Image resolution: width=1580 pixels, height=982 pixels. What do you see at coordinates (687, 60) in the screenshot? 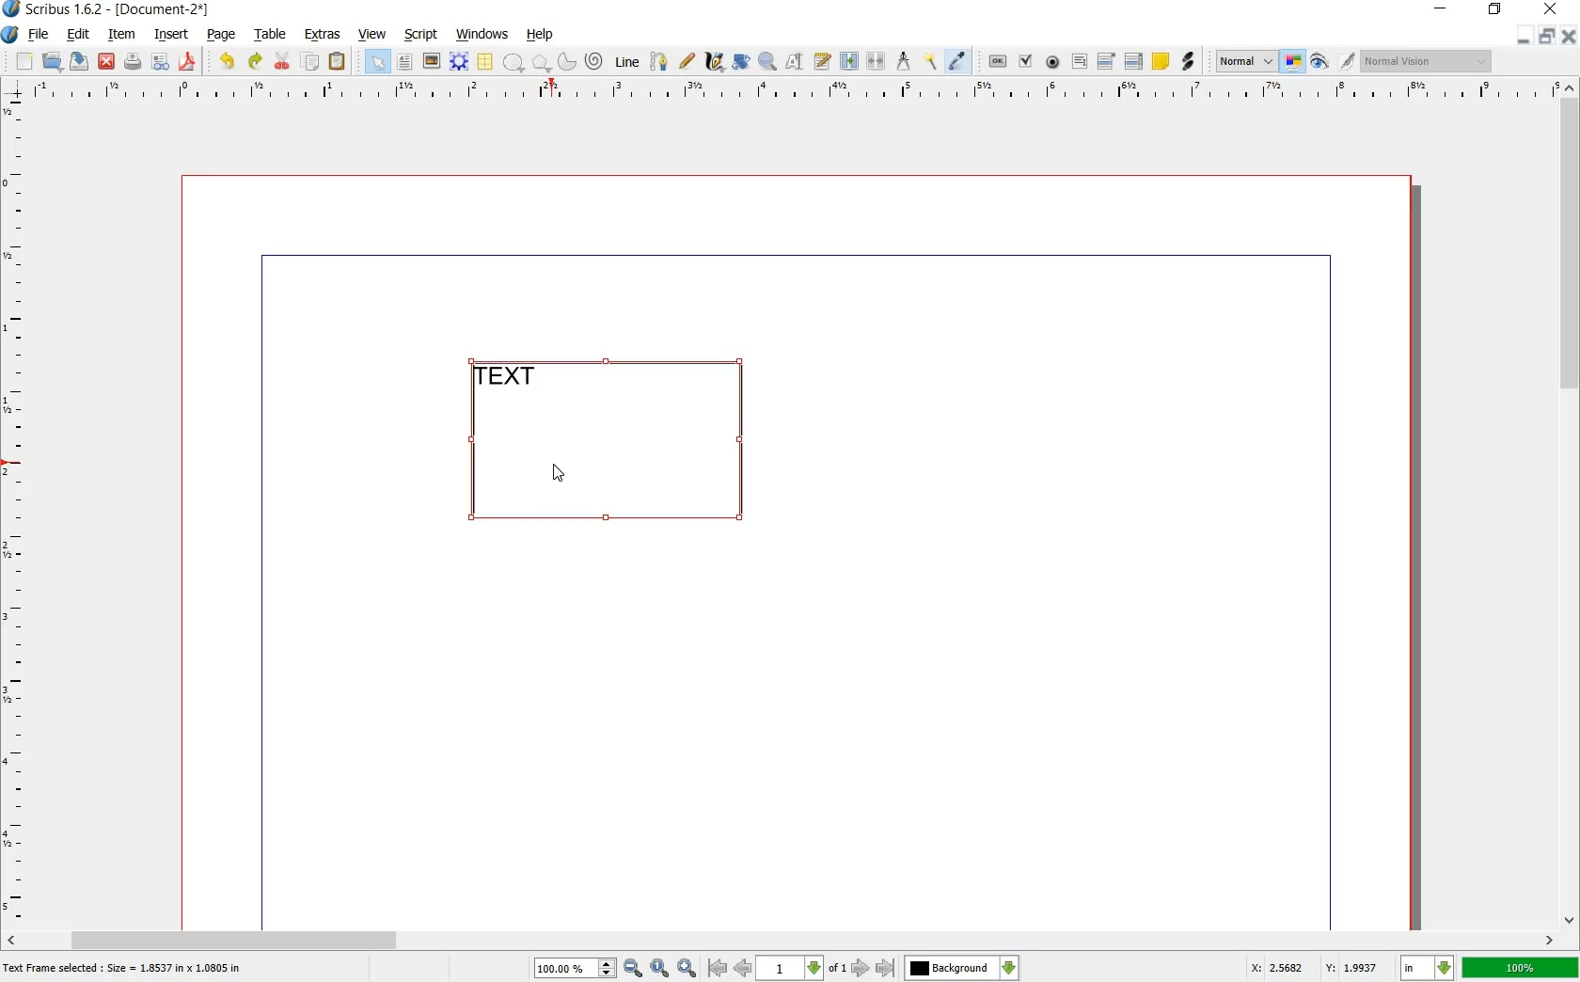
I see `freehand line` at bounding box center [687, 60].